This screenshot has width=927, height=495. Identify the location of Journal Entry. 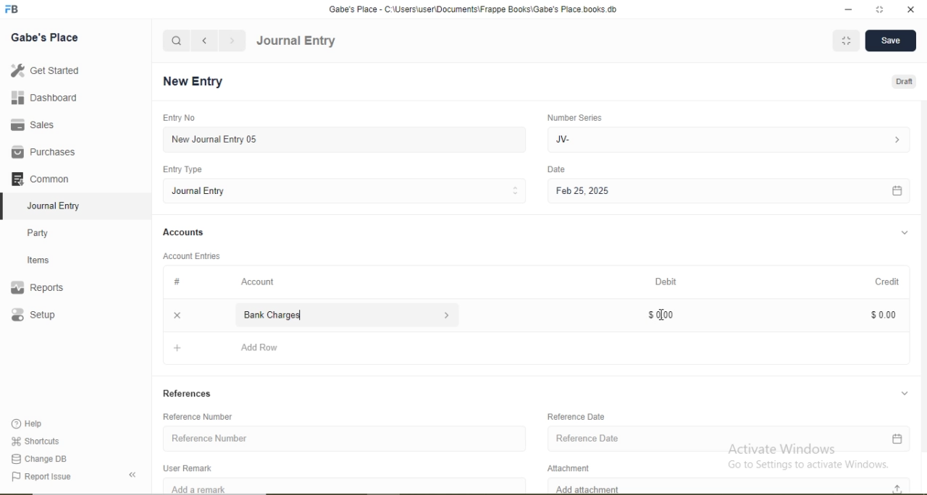
(346, 190).